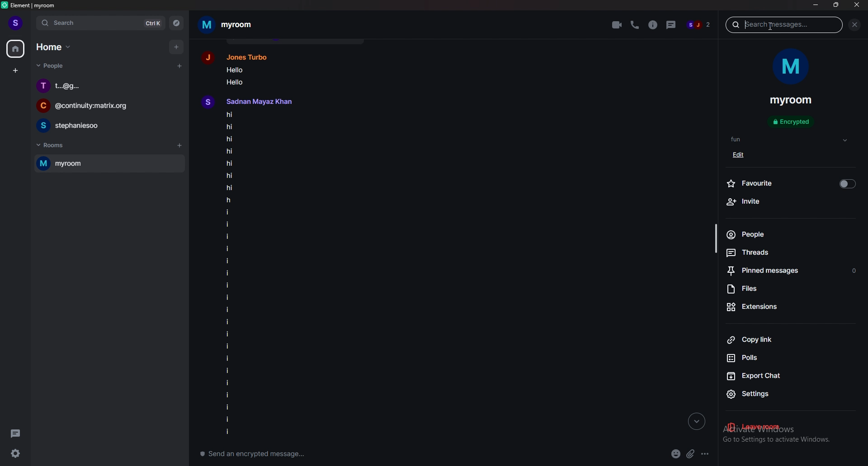 This screenshot has width=868, height=466. I want to click on voice call, so click(634, 25).